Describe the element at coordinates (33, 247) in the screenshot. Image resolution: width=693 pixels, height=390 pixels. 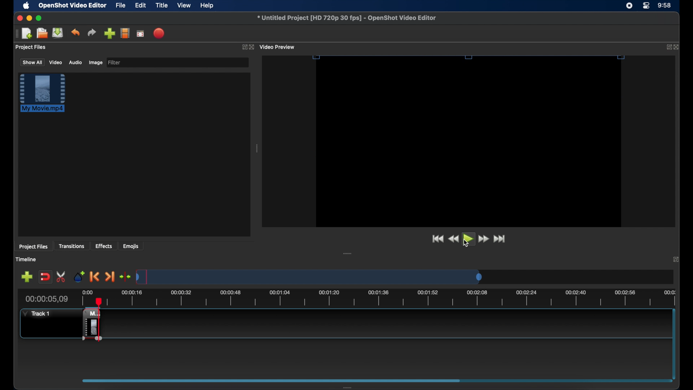
I see `project files` at that location.